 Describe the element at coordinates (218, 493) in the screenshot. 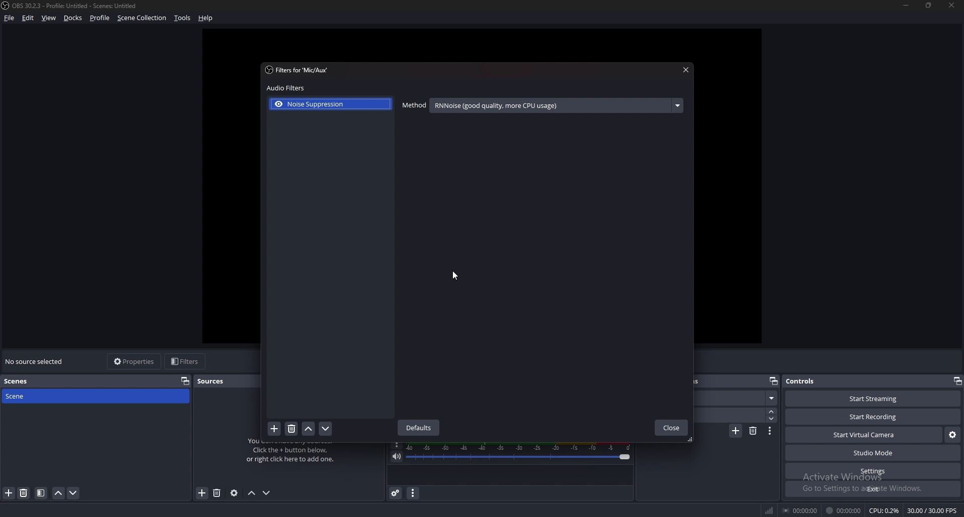

I see `add source` at that location.